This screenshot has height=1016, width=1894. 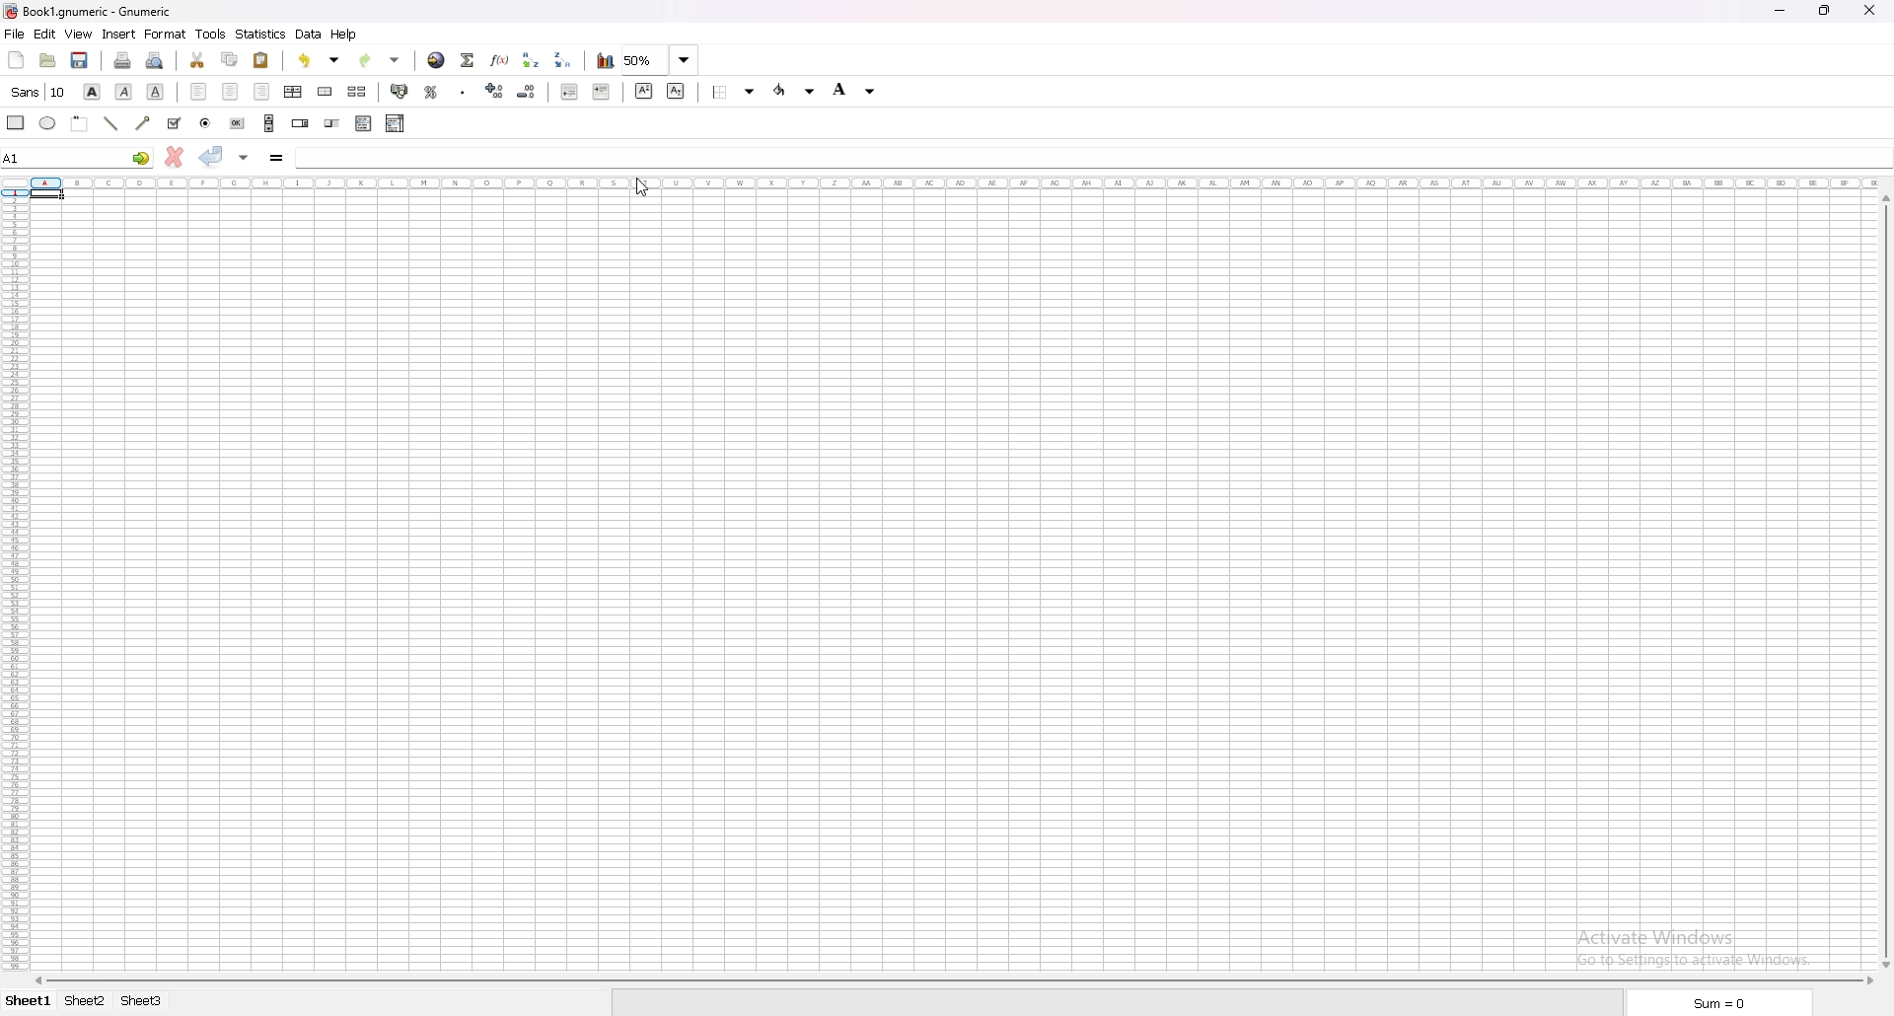 What do you see at coordinates (206, 124) in the screenshot?
I see `radio button` at bounding box center [206, 124].